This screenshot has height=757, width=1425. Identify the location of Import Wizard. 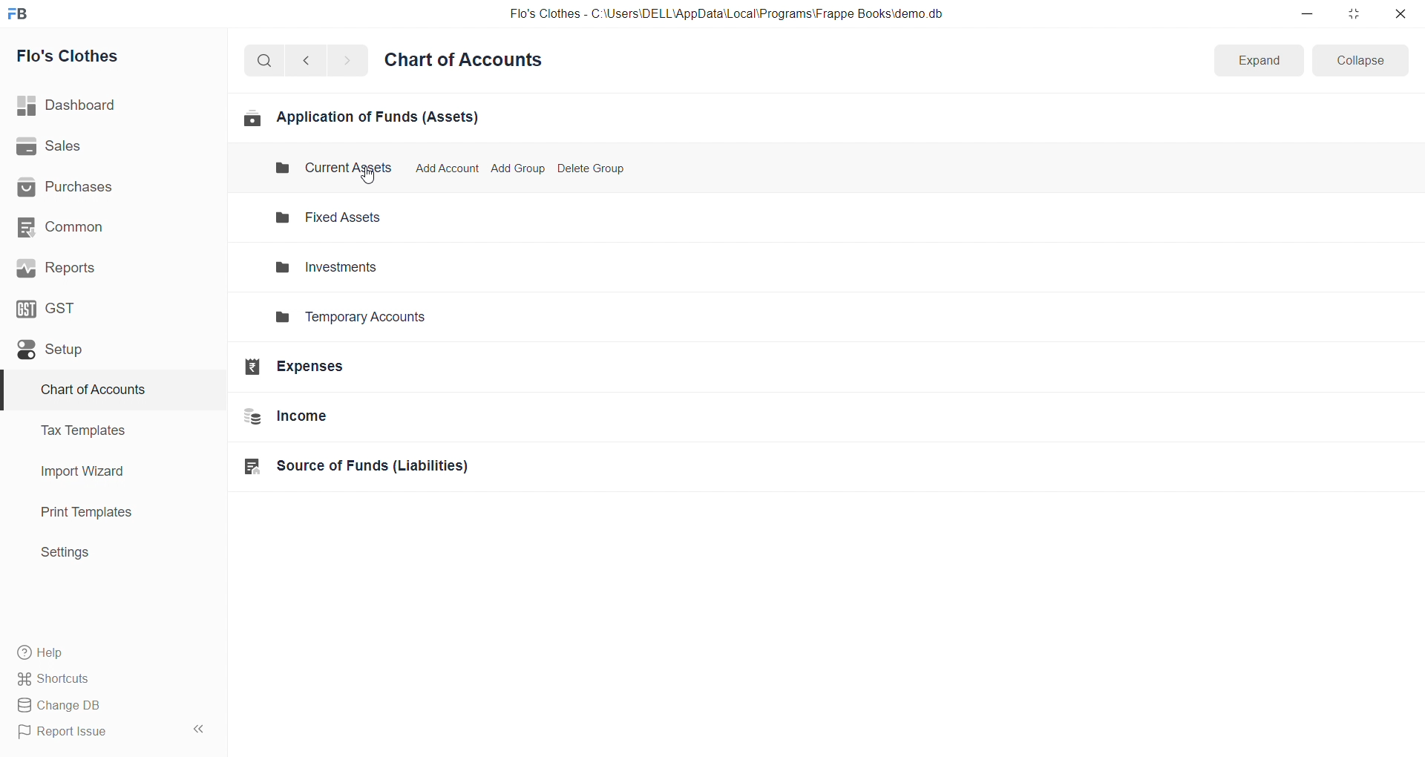
(105, 471).